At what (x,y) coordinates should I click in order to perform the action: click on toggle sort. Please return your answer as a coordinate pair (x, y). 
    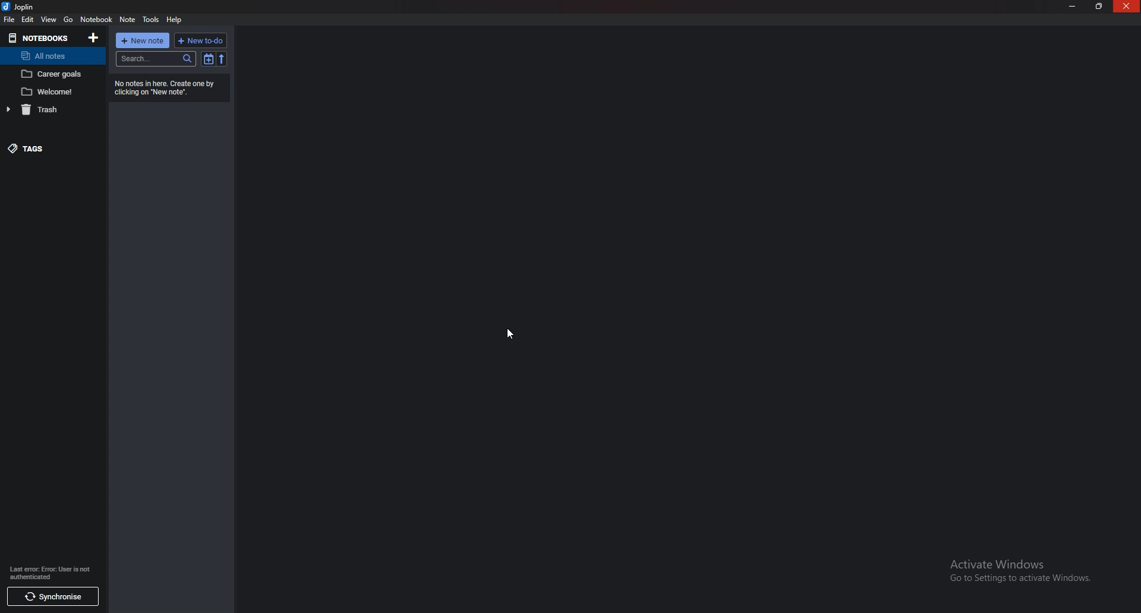
    Looking at the image, I should click on (208, 59).